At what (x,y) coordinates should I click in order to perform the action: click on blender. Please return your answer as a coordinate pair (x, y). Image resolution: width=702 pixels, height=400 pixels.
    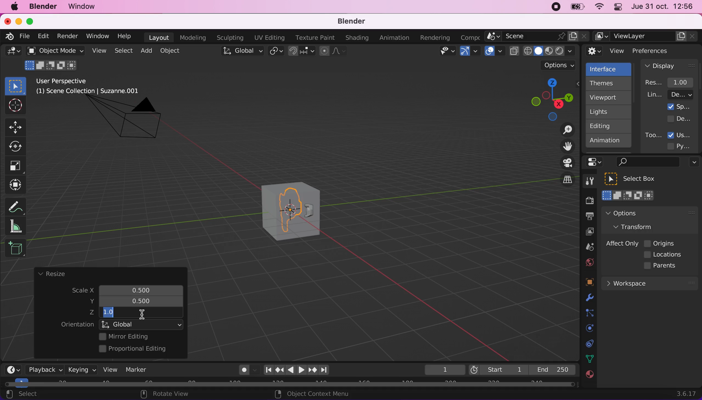
    Looking at the image, I should click on (348, 22).